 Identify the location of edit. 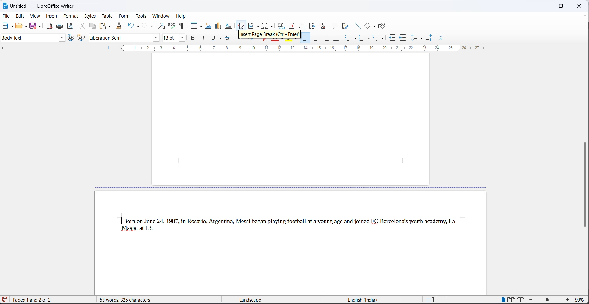
(20, 15).